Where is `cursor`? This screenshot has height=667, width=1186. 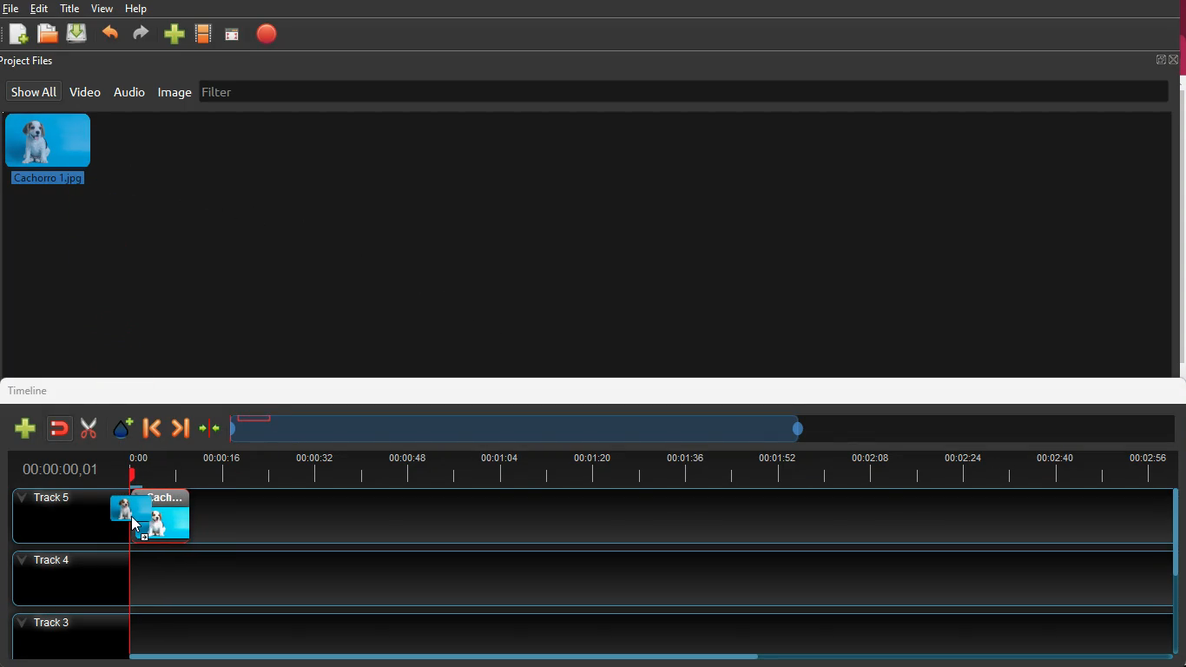
cursor is located at coordinates (153, 525).